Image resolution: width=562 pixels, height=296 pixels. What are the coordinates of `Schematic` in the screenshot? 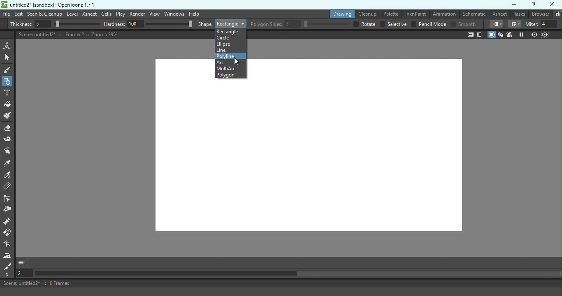 It's located at (474, 13).